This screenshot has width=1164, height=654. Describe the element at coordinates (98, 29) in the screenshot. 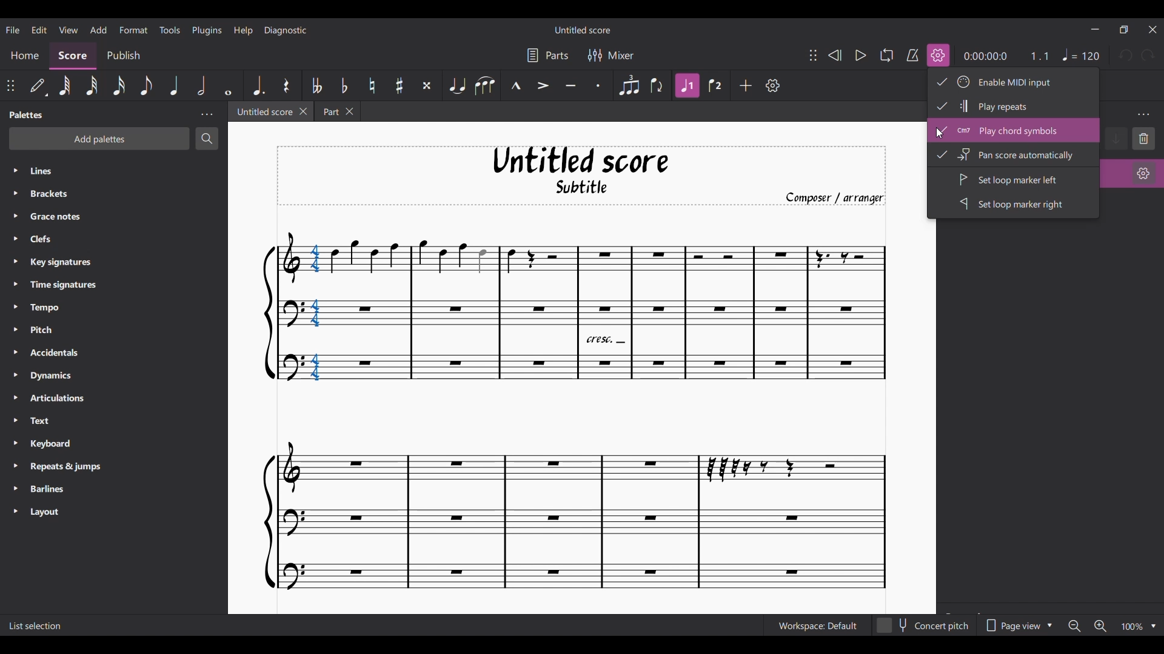

I see `Add menu` at that location.